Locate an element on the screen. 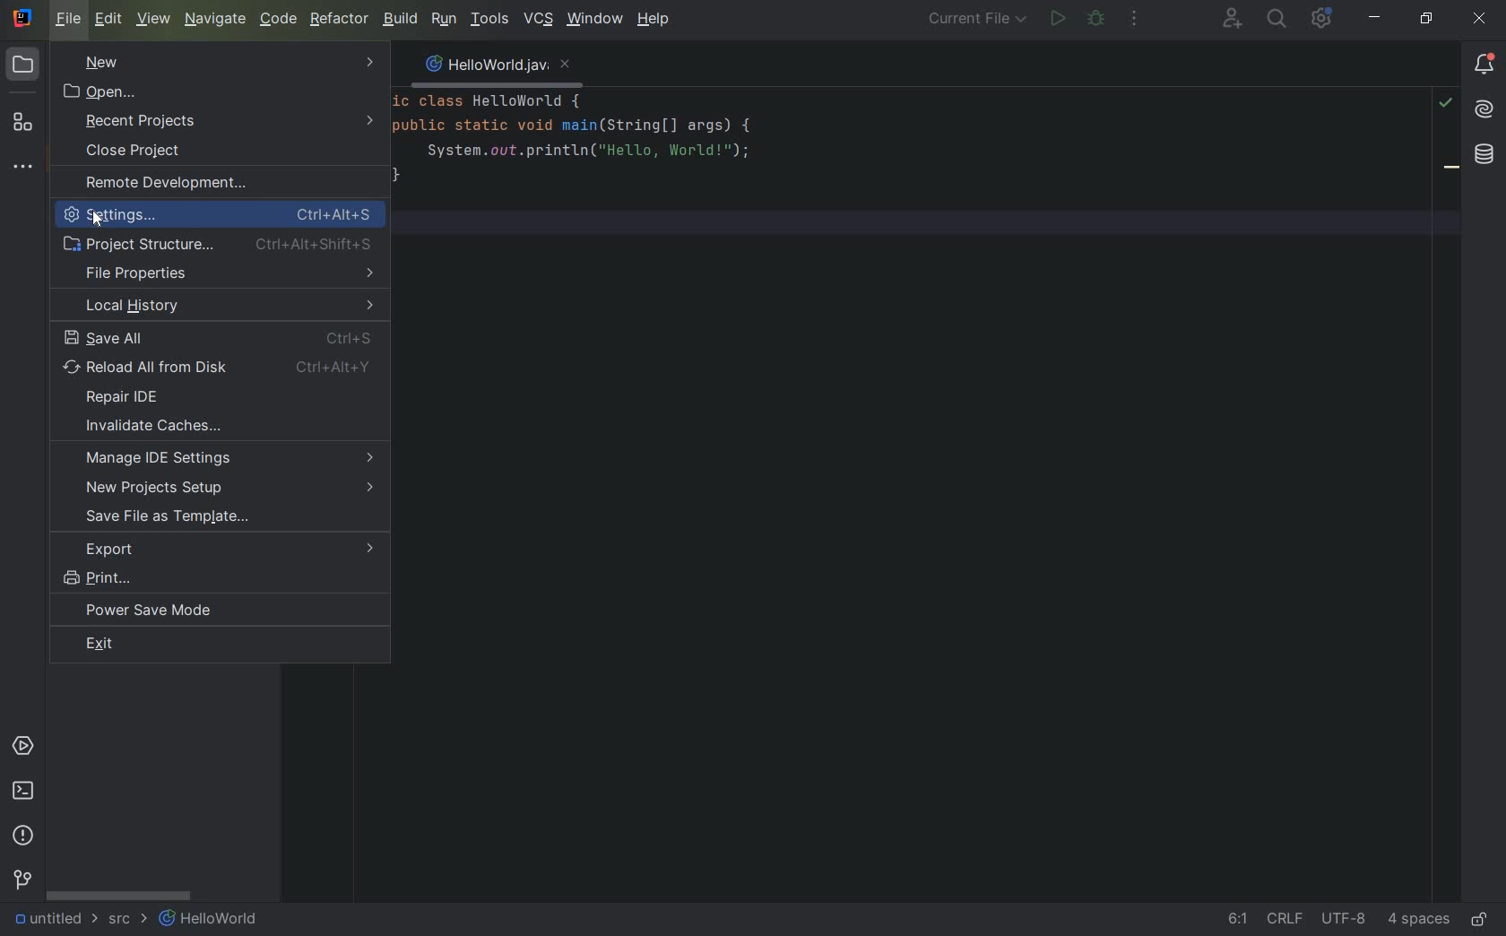 The image size is (1506, 936). more tool windows is located at coordinates (23, 167).